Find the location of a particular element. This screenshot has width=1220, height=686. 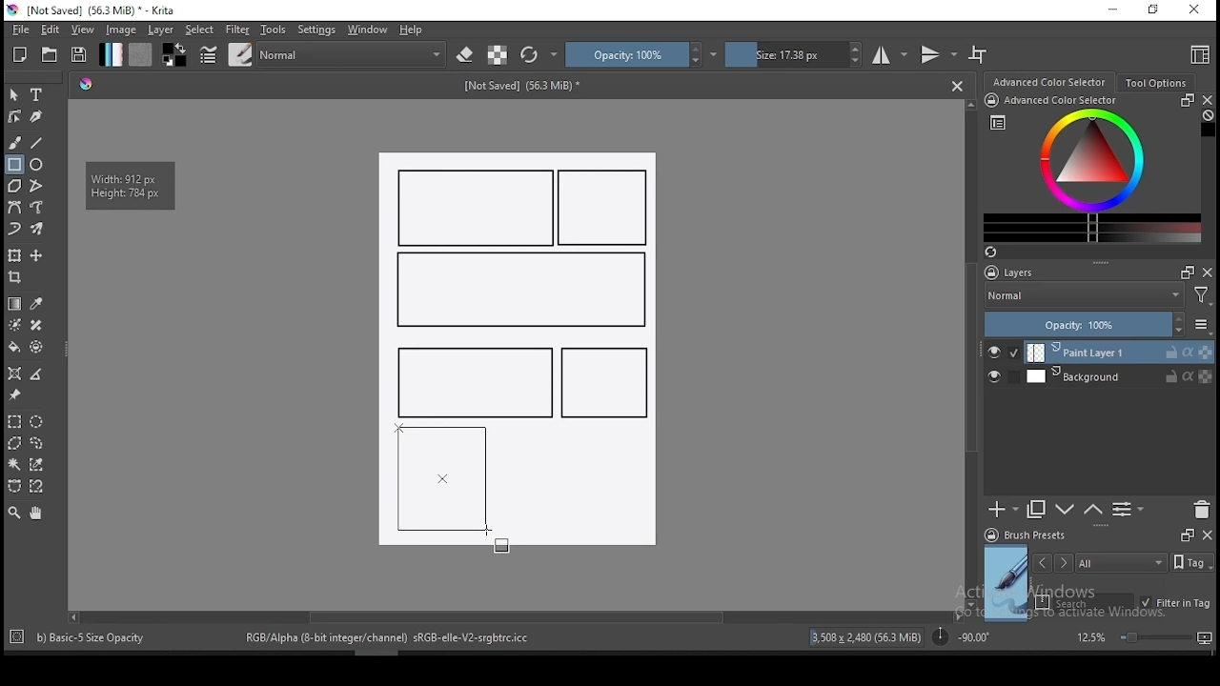

brush settings is located at coordinates (207, 54).